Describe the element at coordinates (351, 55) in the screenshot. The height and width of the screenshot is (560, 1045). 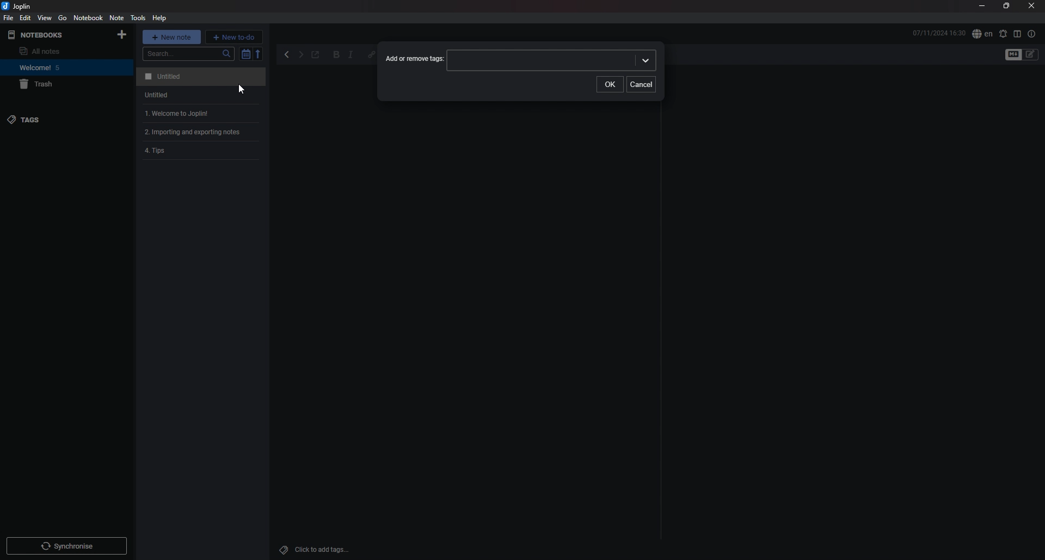
I see `italic` at that location.